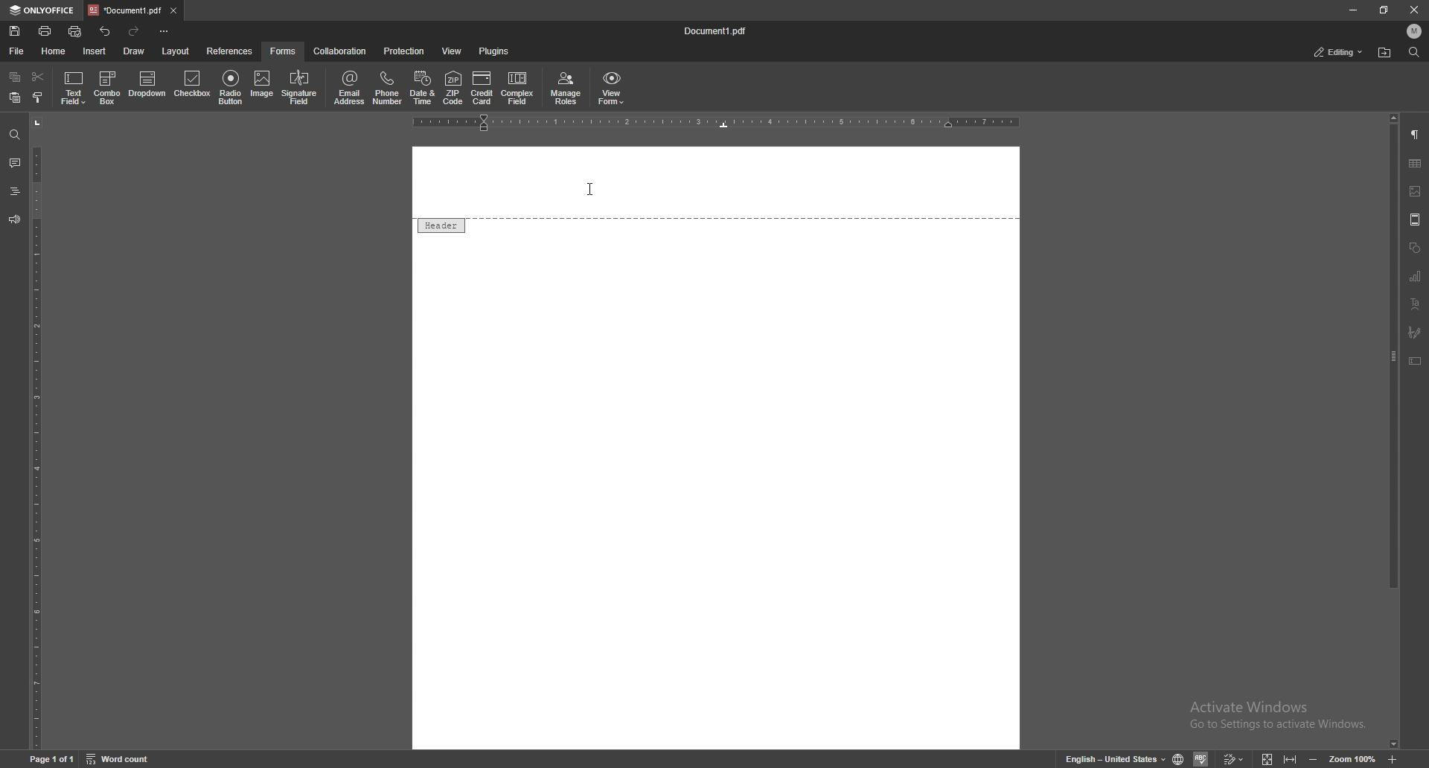 The height and width of the screenshot is (768, 1429). I want to click on file, so click(18, 50).